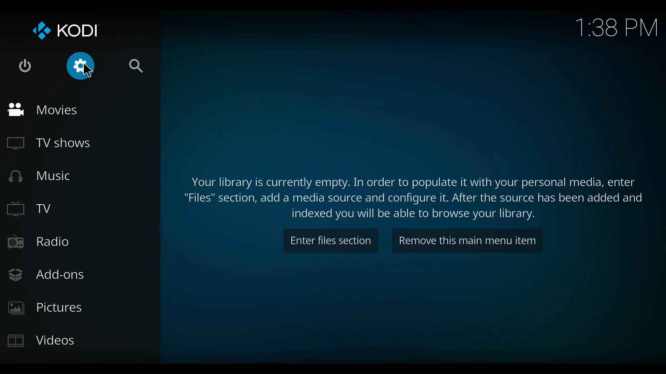  What do you see at coordinates (332, 241) in the screenshot?
I see `Enter files section` at bounding box center [332, 241].